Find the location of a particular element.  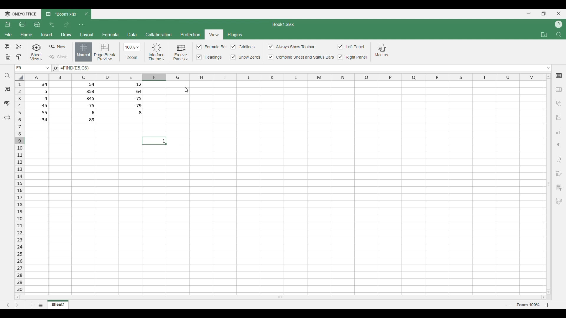

Layout menu is located at coordinates (86, 35).